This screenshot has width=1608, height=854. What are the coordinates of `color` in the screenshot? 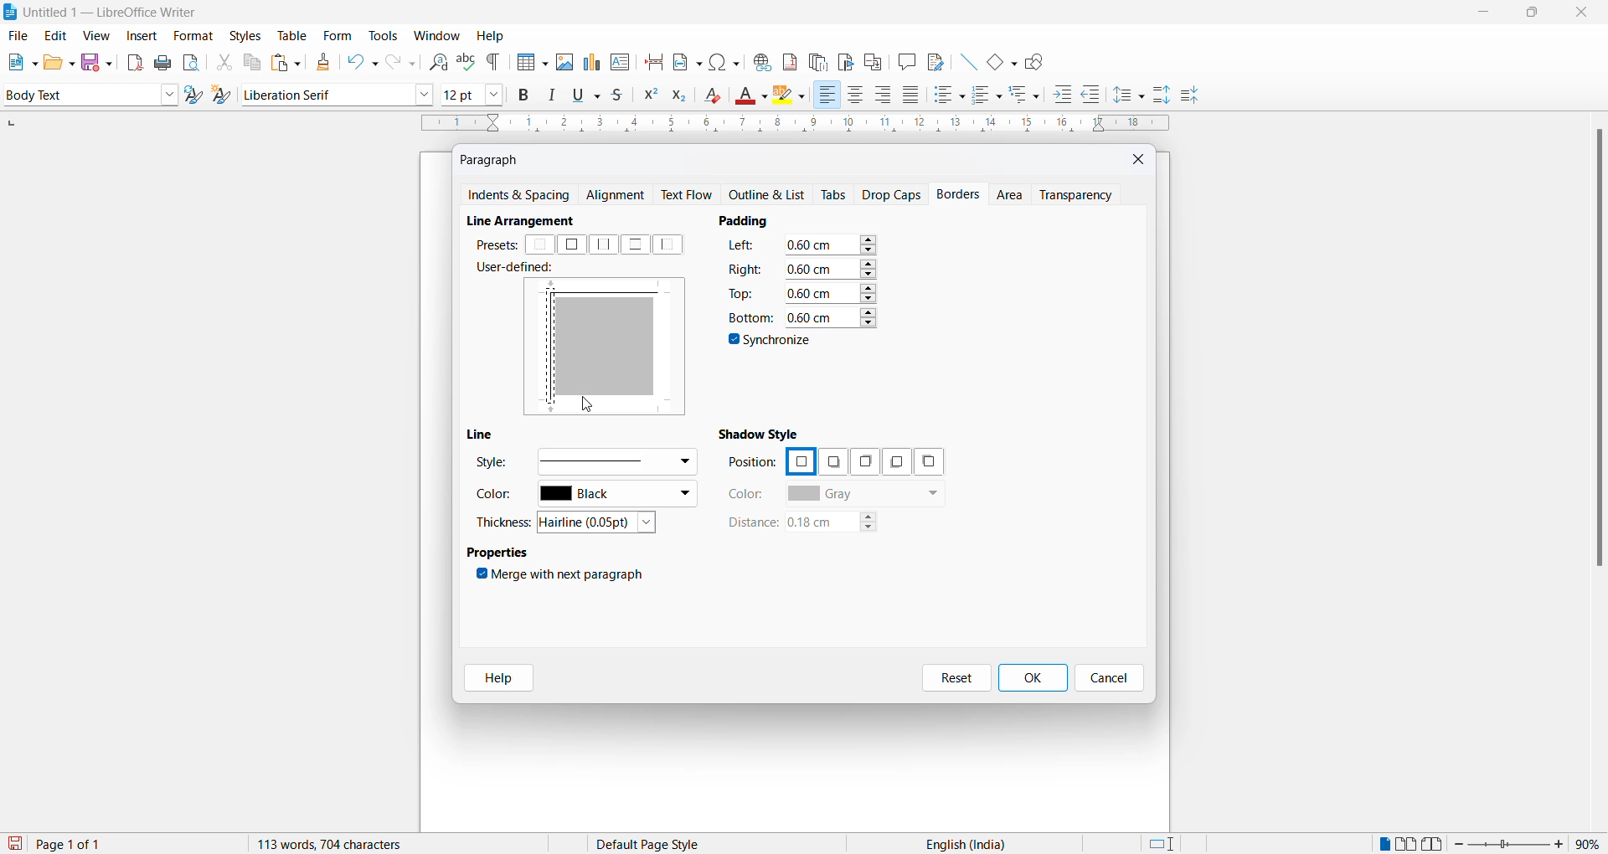 It's located at (747, 494).